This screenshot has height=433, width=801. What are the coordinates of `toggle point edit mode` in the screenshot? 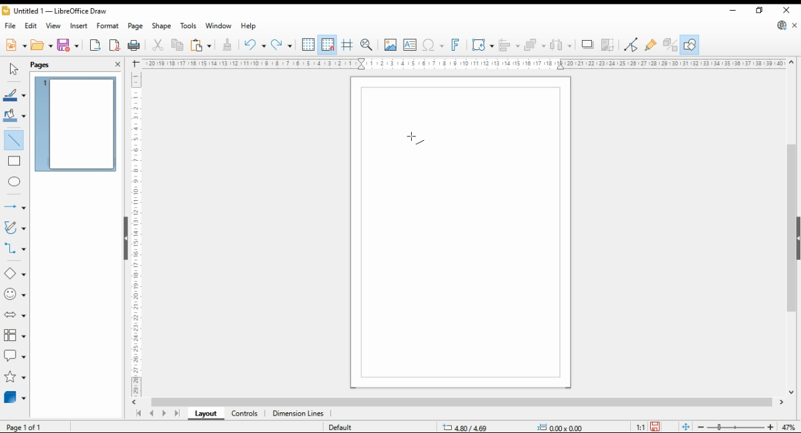 It's located at (632, 44).